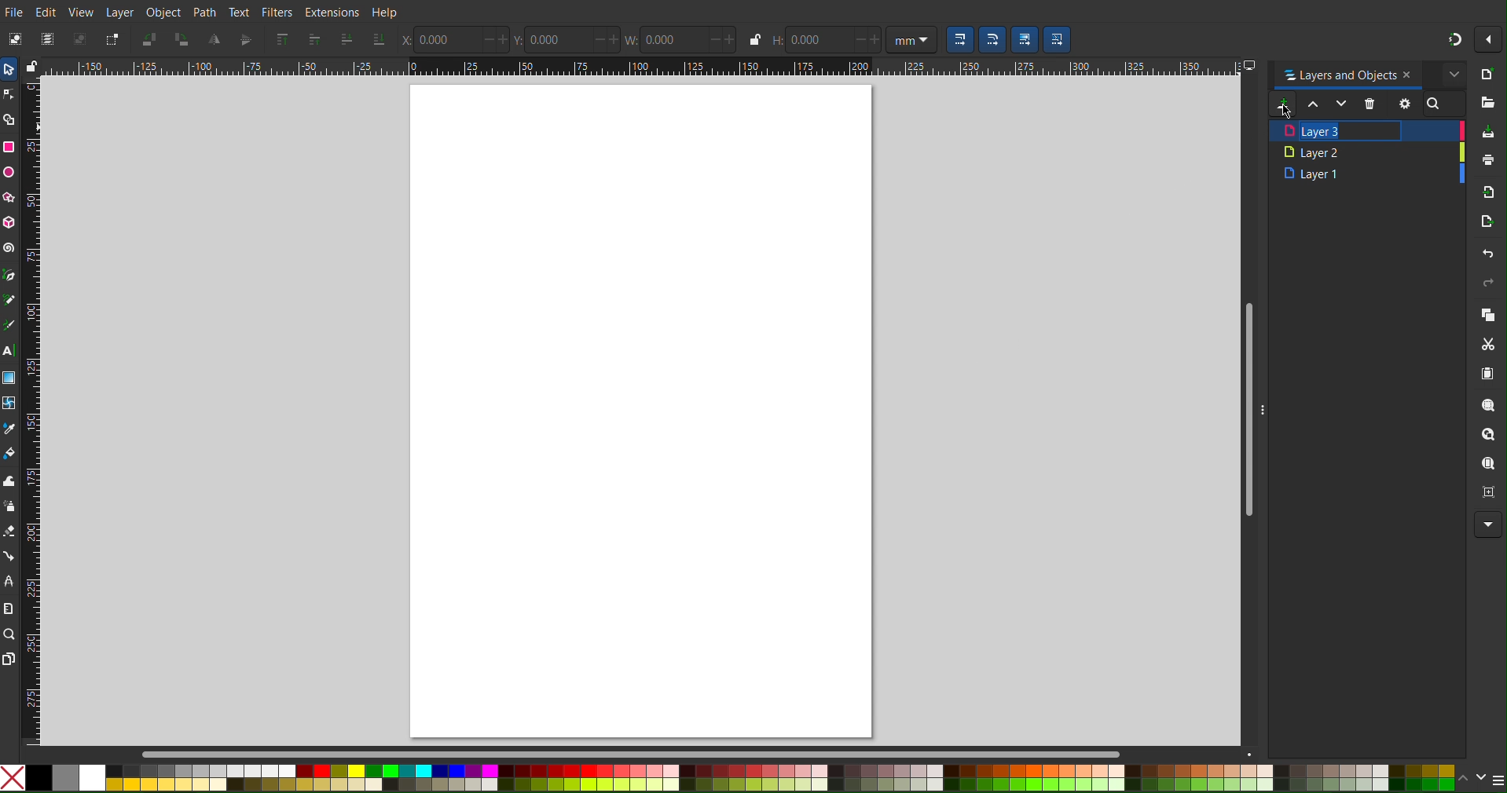 This screenshot has height=793, width=1507. I want to click on Spray Tool, so click(11, 507).